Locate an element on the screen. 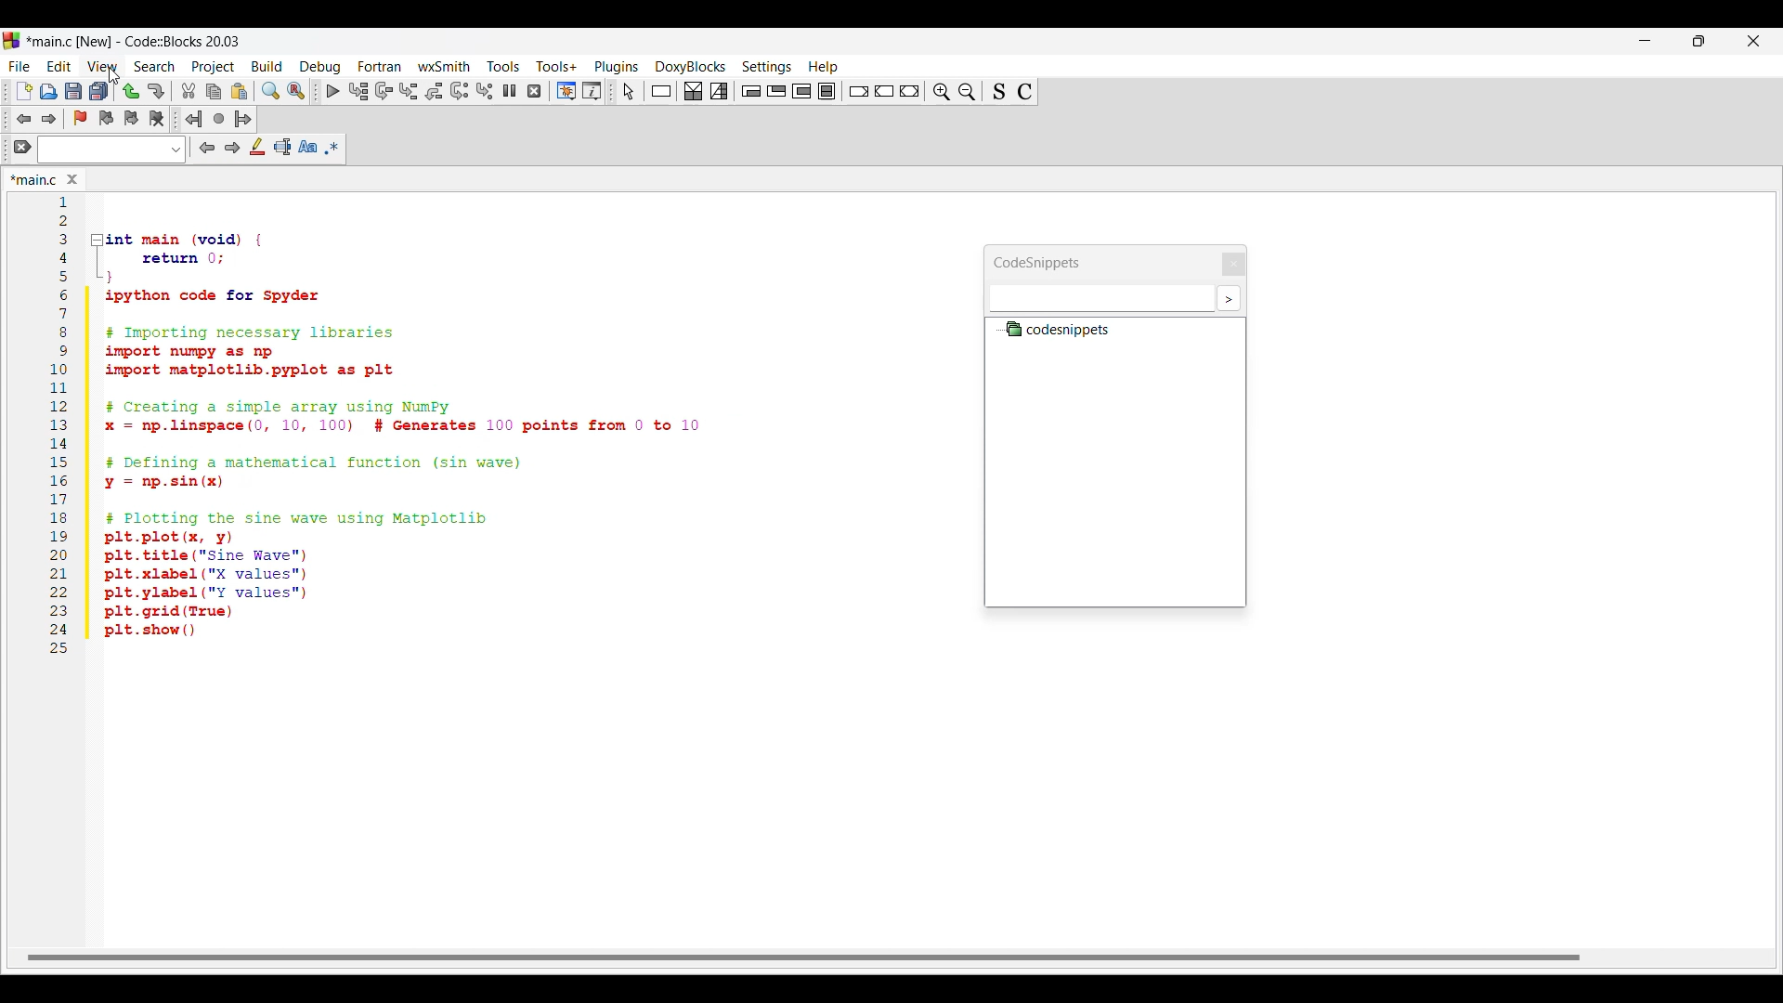 This screenshot has width=1783, height=1003. Entry condition loop is located at coordinates (751, 91).